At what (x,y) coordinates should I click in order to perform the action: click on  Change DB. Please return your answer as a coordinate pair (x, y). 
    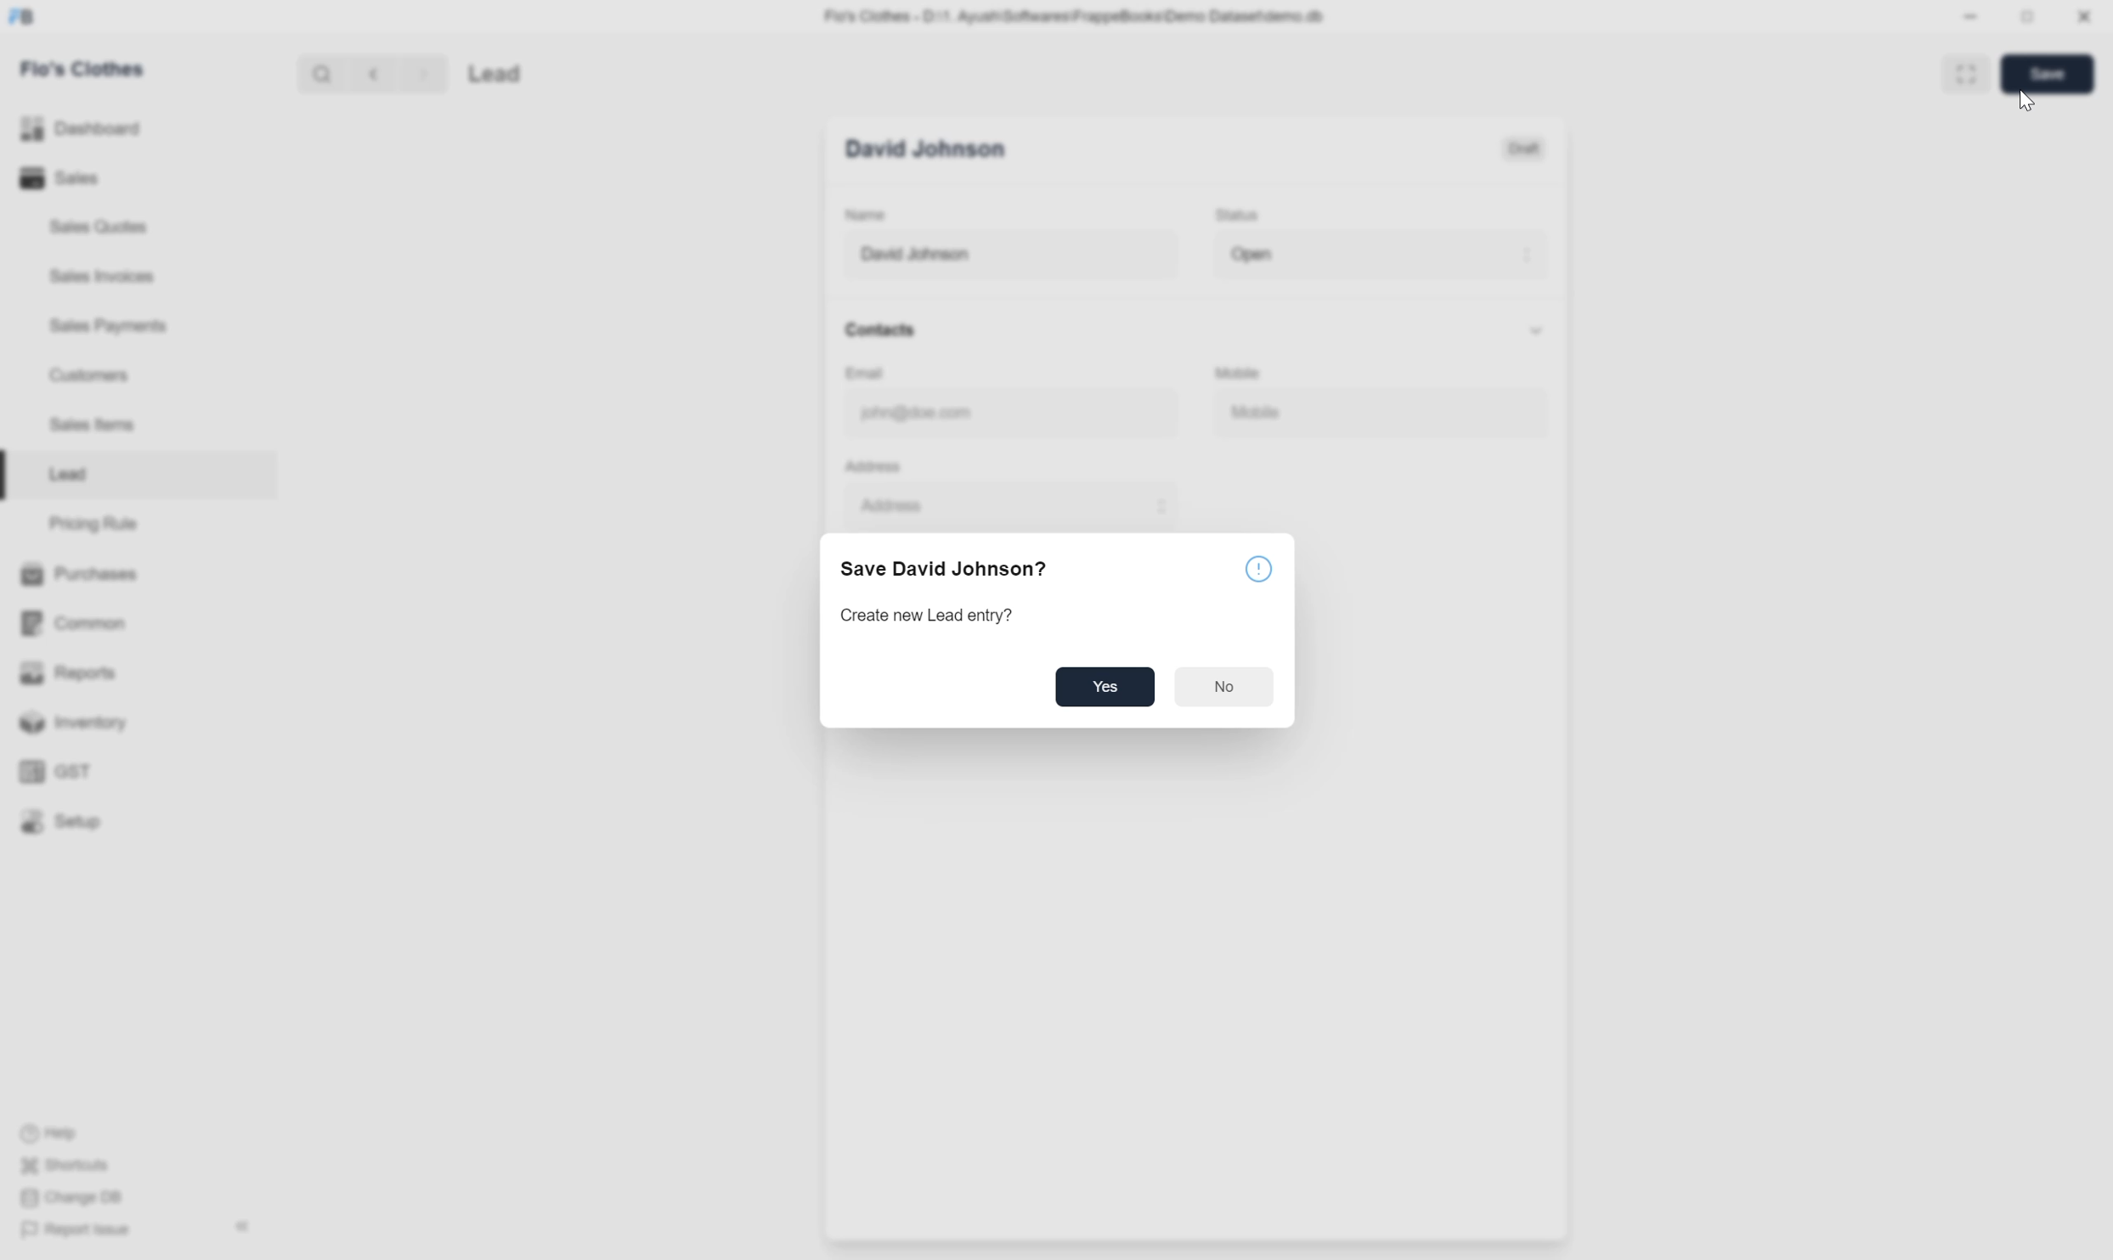
    Looking at the image, I should click on (69, 1200).